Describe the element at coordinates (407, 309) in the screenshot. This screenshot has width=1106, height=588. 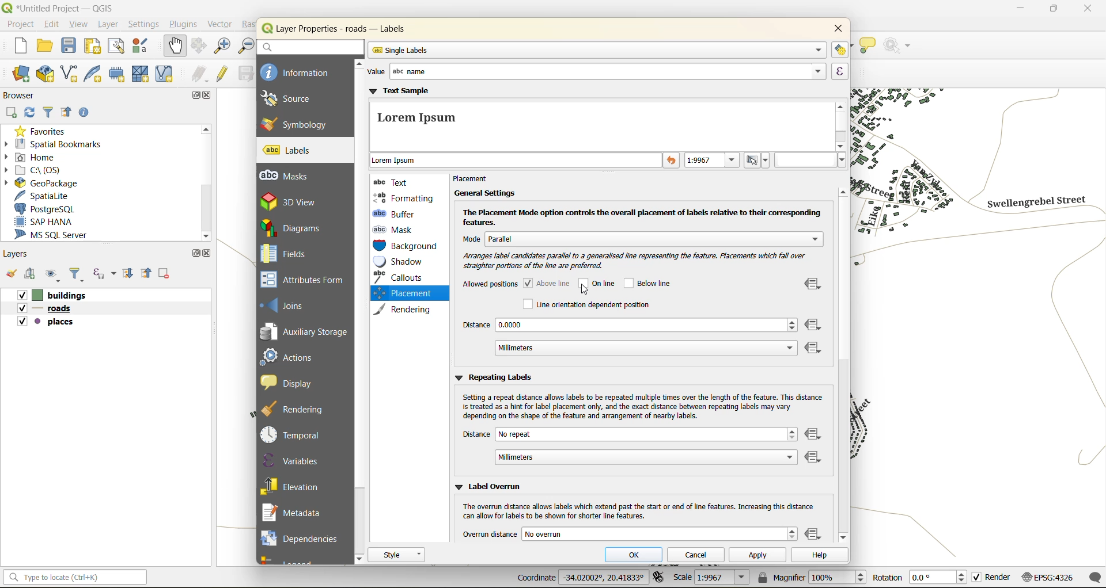
I see `rendering` at that location.